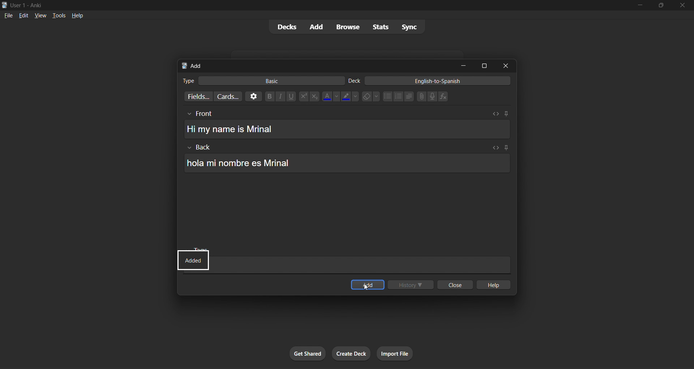 The width and height of the screenshot is (694, 369). Describe the element at coordinates (347, 26) in the screenshot. I see `browse` at that location.